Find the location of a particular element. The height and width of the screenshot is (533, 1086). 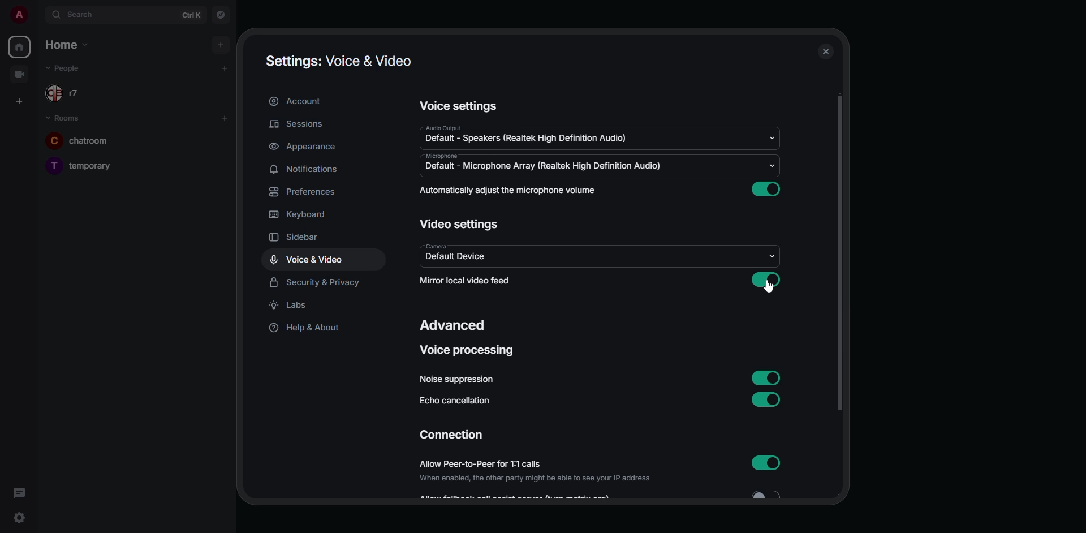

add is located at coordinates (223, 69).